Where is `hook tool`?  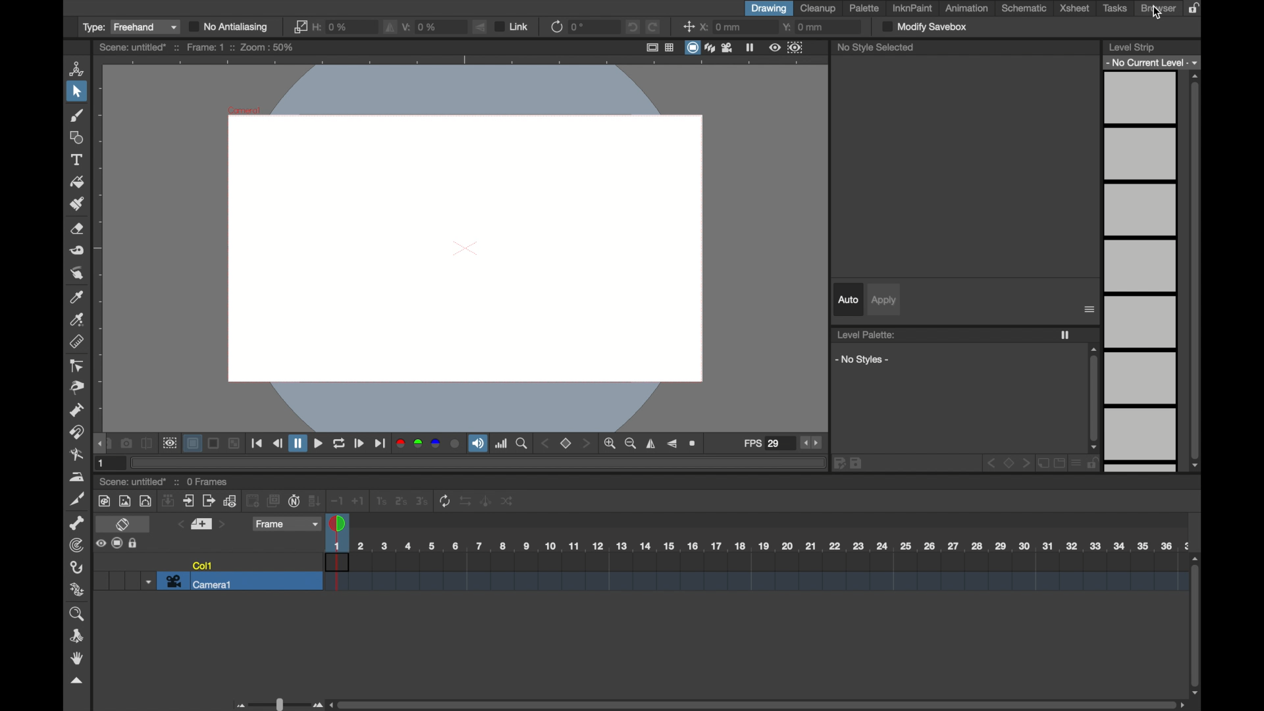
hook tool is located at coordinates (78, 568).